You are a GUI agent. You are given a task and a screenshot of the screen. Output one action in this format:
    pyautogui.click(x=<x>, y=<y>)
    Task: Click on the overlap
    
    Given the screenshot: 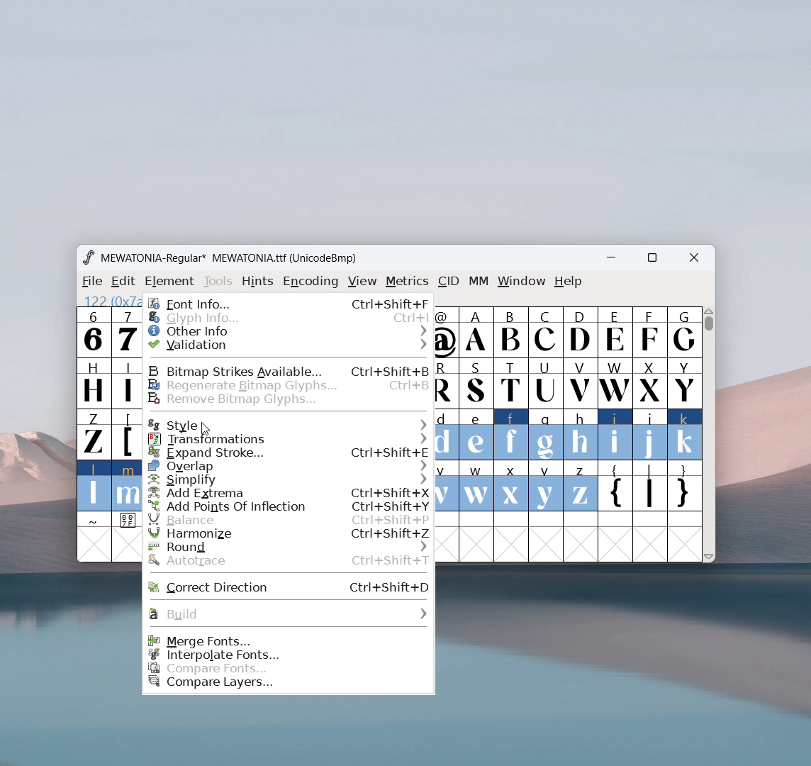 What is the action you would take?
    pyautogui.click(x=289, y=467)
    